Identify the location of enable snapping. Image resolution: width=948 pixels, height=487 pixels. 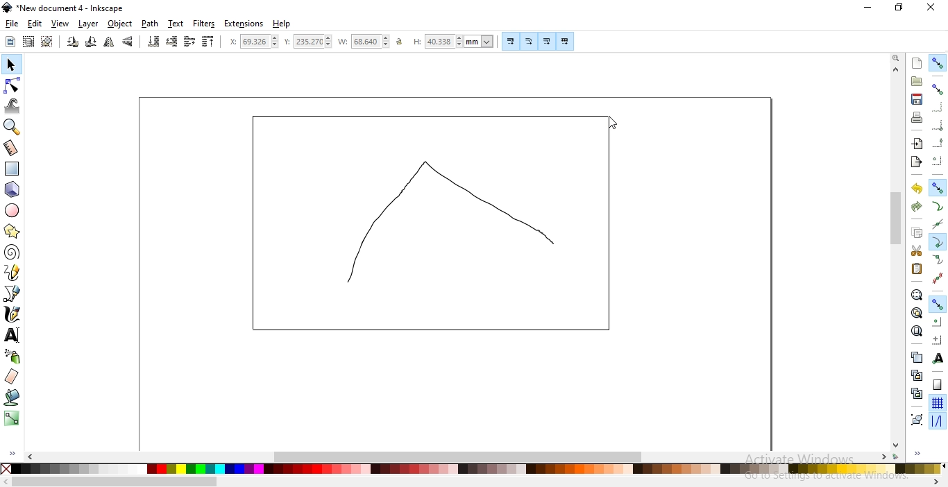
(938, 63).